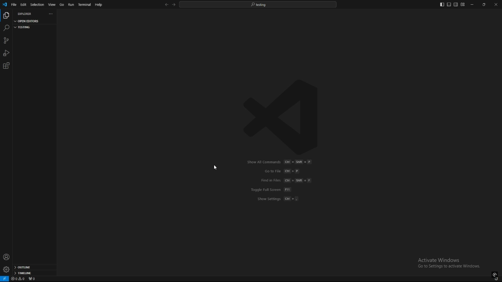 The width and height of the screenshot is (502, 282). Describe the element at coordinates (288, 181) in the screenshot. I see `FIND IN FILES CTRL + SHIFT +F` at that location.